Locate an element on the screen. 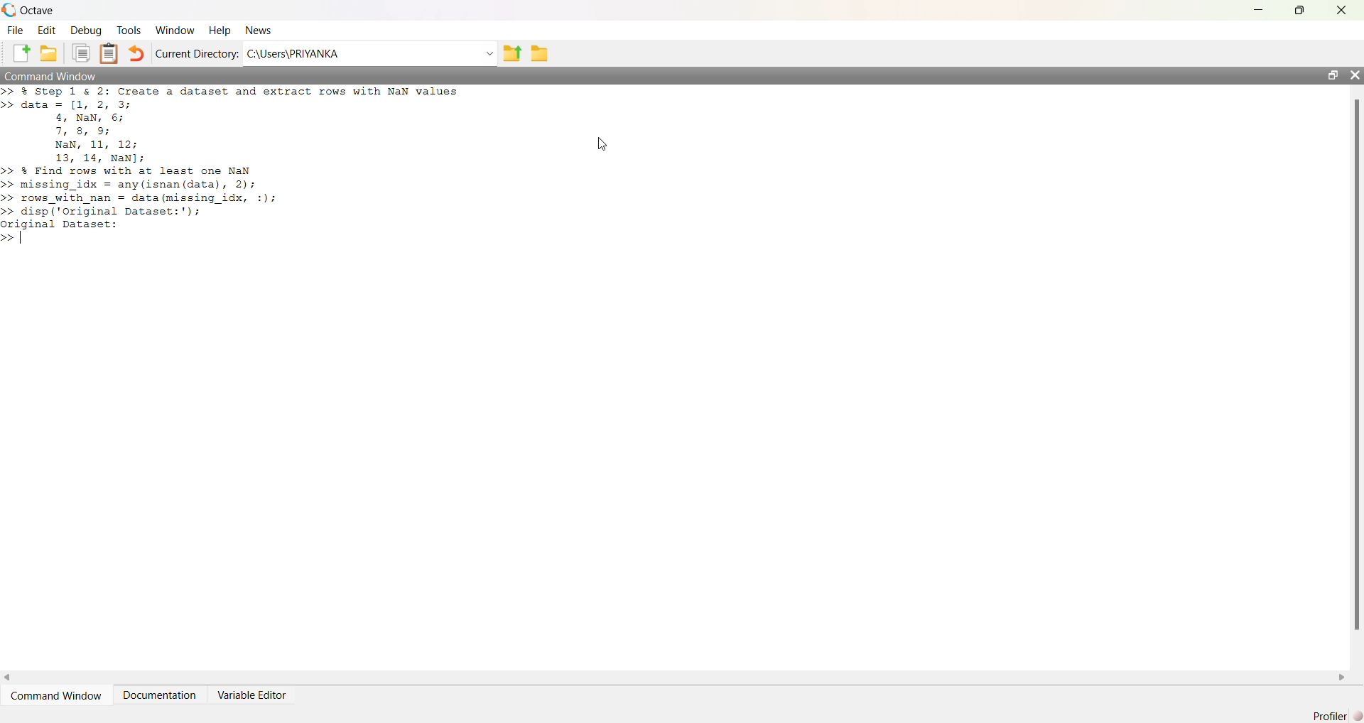 The image size is (1364, 723). New Folder is located at coordinates (49, 53).